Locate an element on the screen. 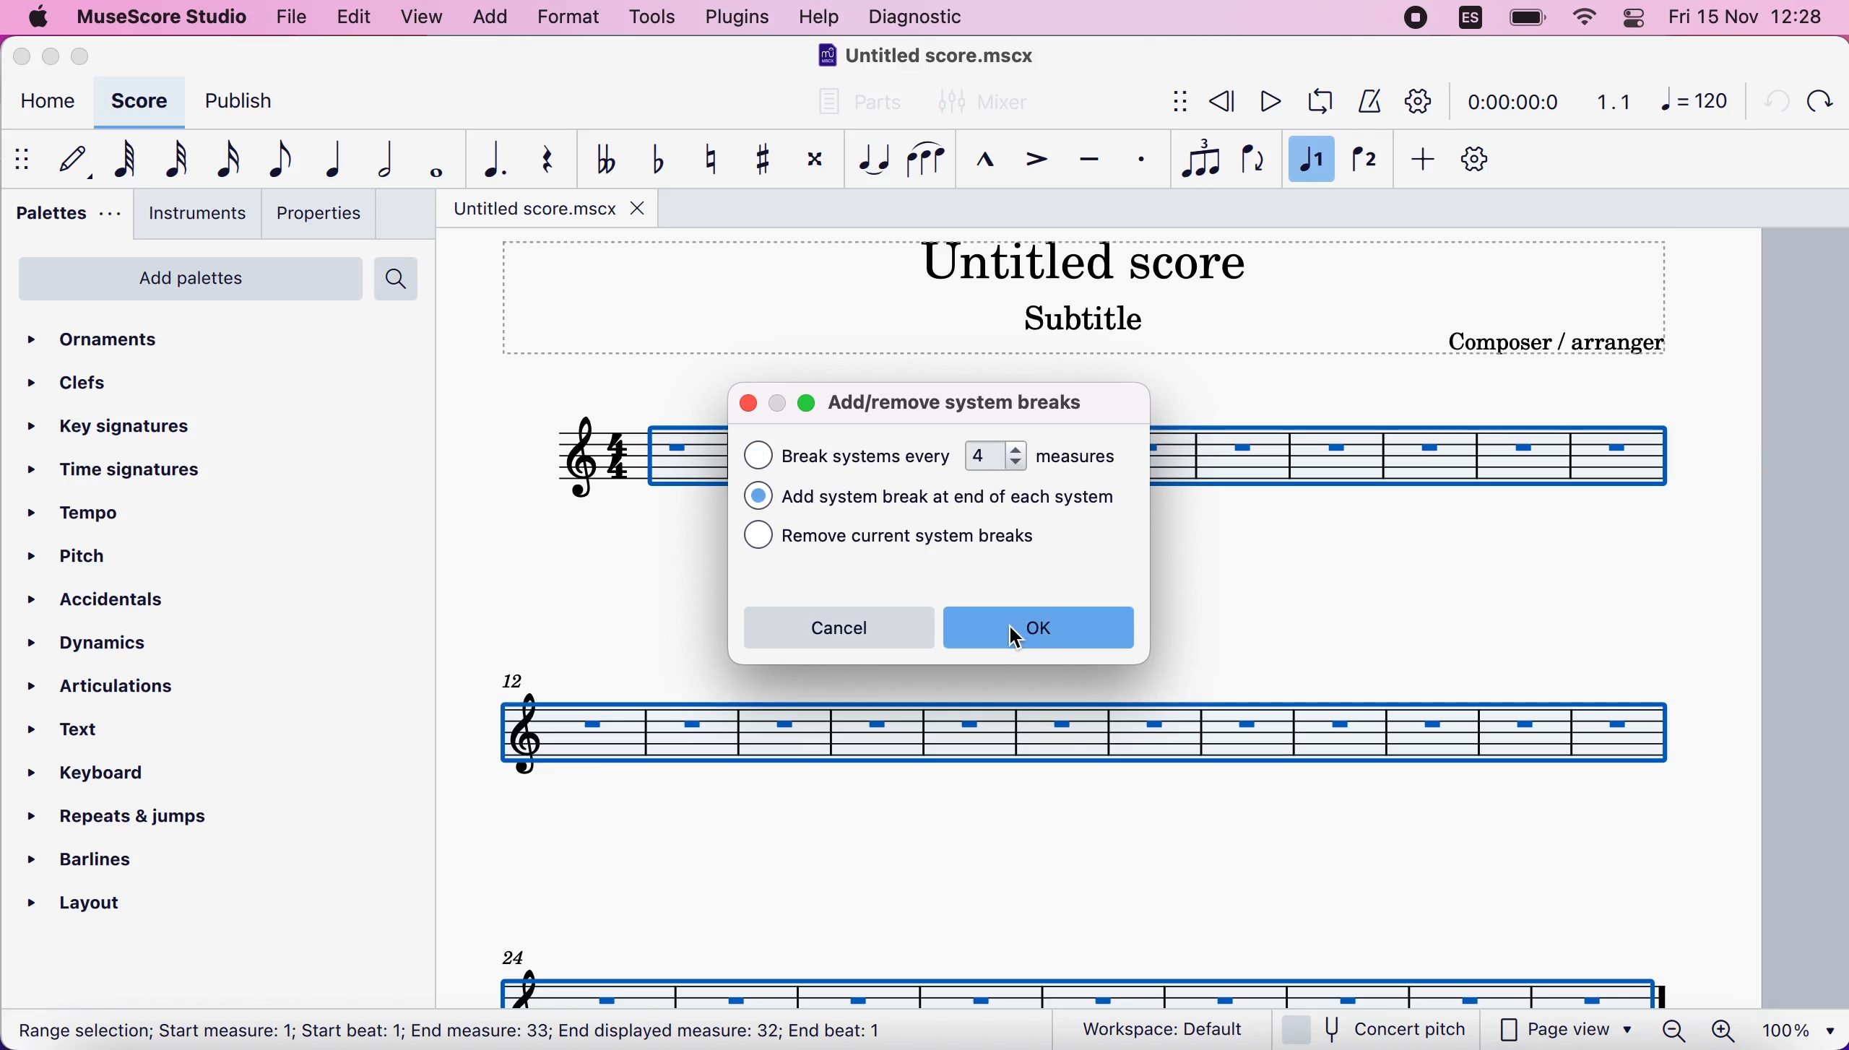 This screenshot has height=1050, width=1849. voice 2 is located at coordinates (1366, 161).